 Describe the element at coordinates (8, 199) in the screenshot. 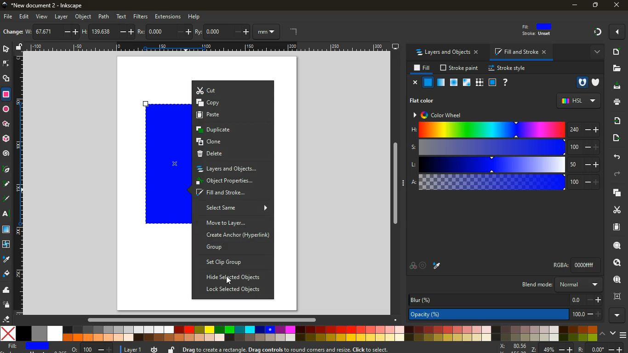

I see `highlight` at that location.